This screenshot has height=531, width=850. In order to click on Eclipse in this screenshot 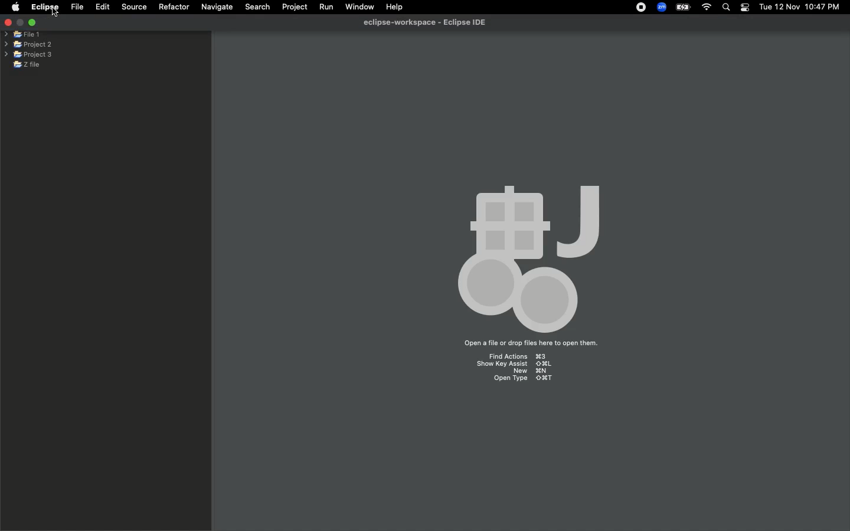, I will do `click(46, 7)`.